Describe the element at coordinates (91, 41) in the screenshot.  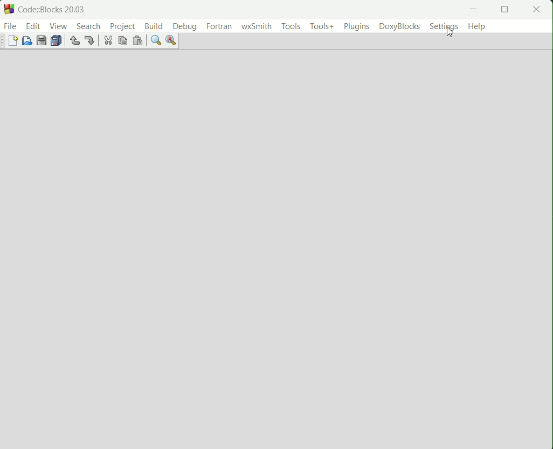
I see `redo` at that location.